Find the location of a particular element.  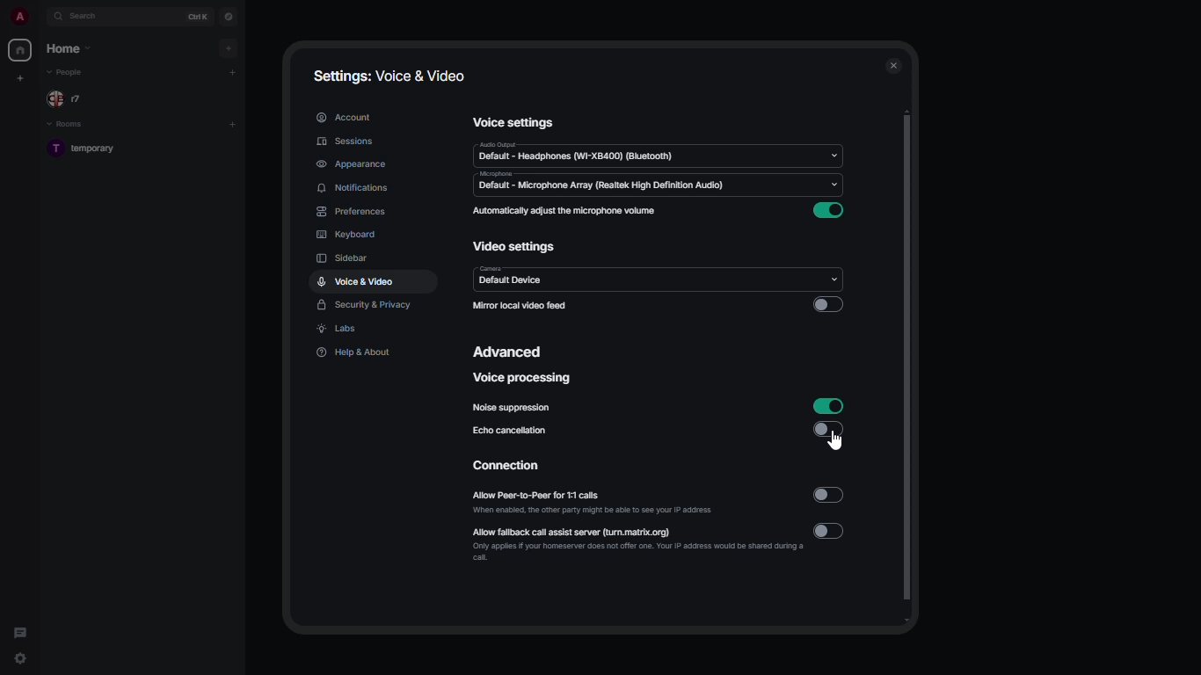

audio default is located at coordinates (579, 152).